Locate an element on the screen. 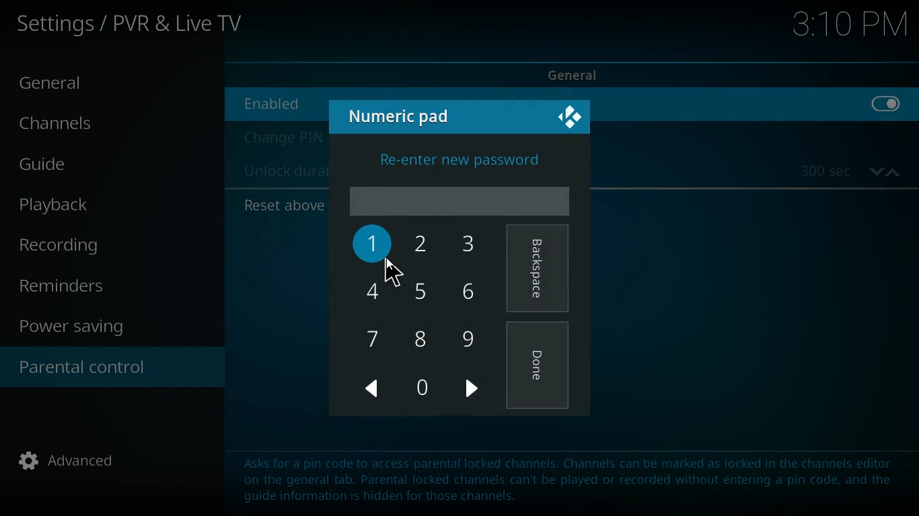 This screenshot has width=919, height=516. 9 is located at coordinates (471, 341).